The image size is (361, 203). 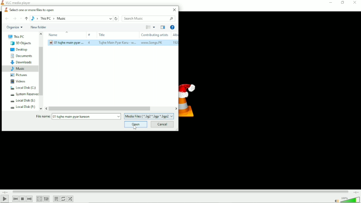 What do you see at coordinates (29, 10) in the screenshot?
I see `Select one or more files to open` at bounding box center [29, 10].